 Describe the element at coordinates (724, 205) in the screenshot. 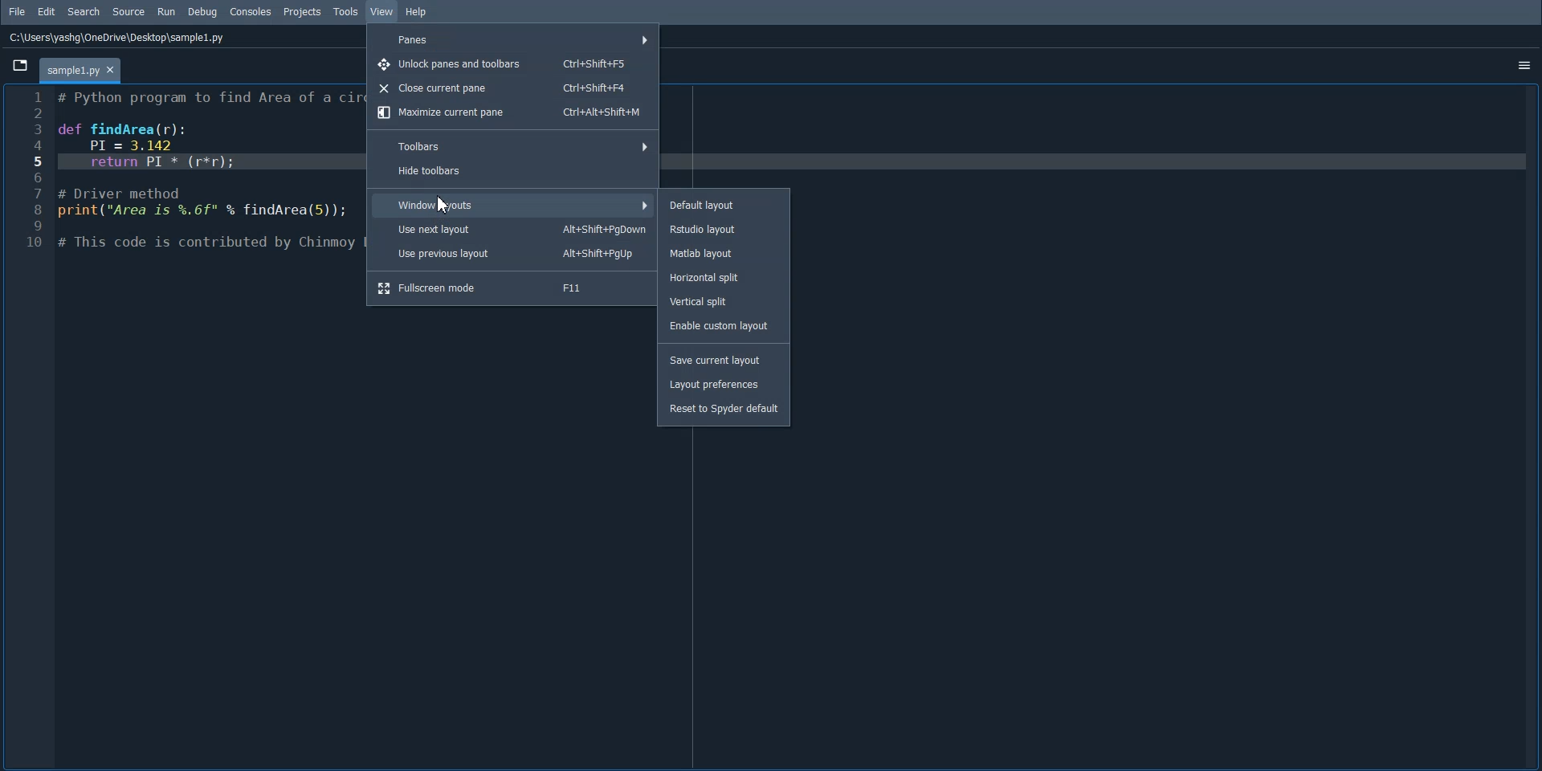

I see `Default layout` at that location.